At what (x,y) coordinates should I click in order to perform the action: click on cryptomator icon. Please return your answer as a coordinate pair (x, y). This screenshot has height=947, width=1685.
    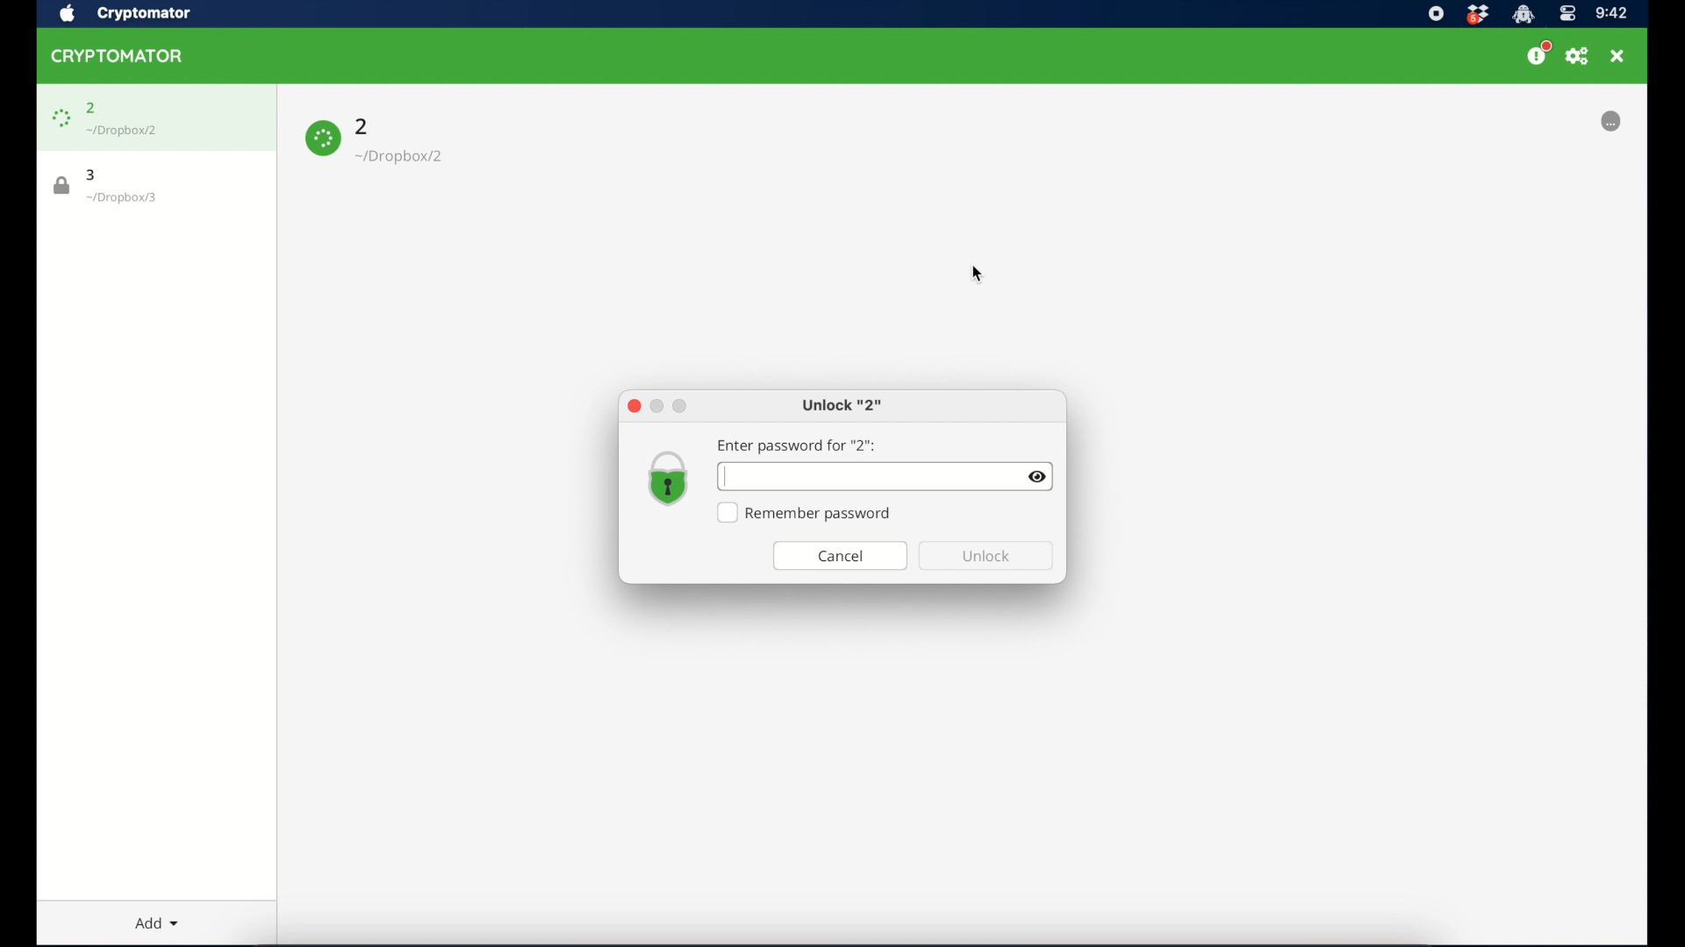
    Looking at the image, I should click on (1523, 15).